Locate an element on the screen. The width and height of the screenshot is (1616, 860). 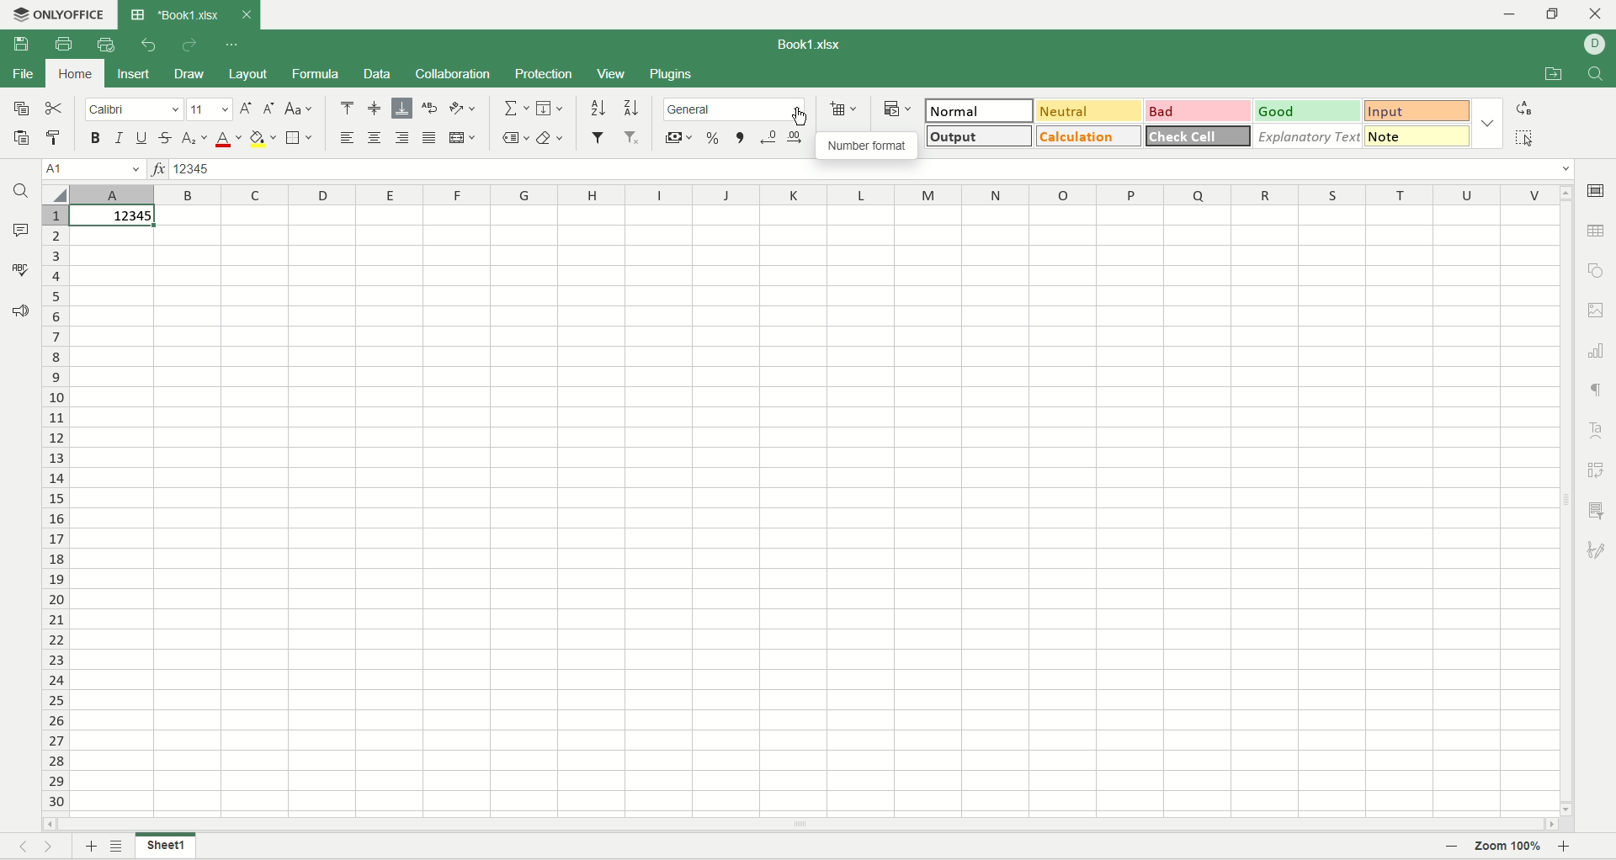
named ranges is located at coordinates (517, 139).